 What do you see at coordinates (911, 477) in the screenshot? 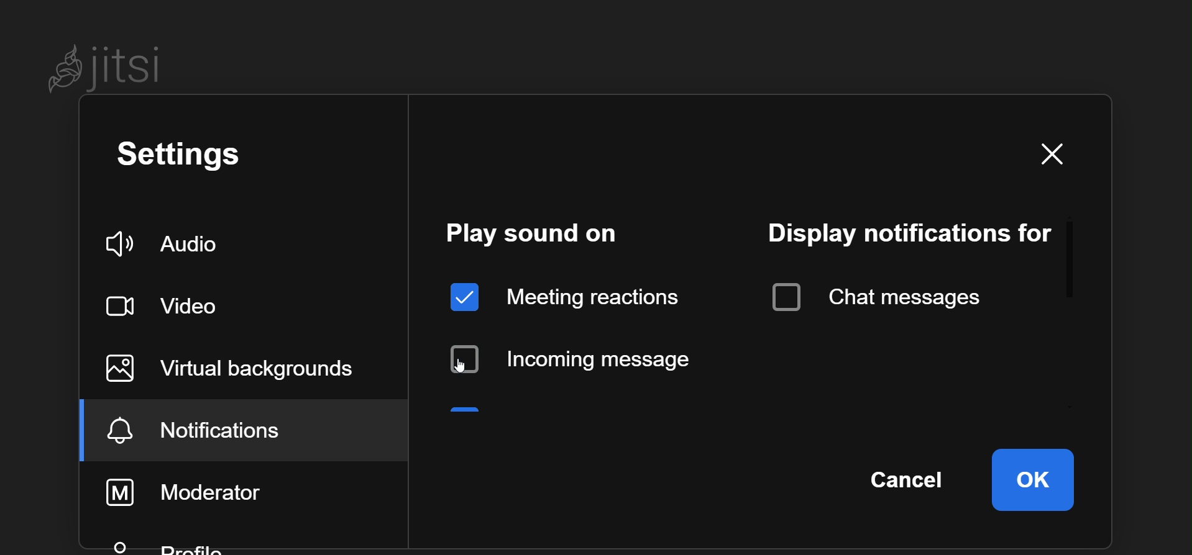
I see `cancel` at bounding box center [911, 477].